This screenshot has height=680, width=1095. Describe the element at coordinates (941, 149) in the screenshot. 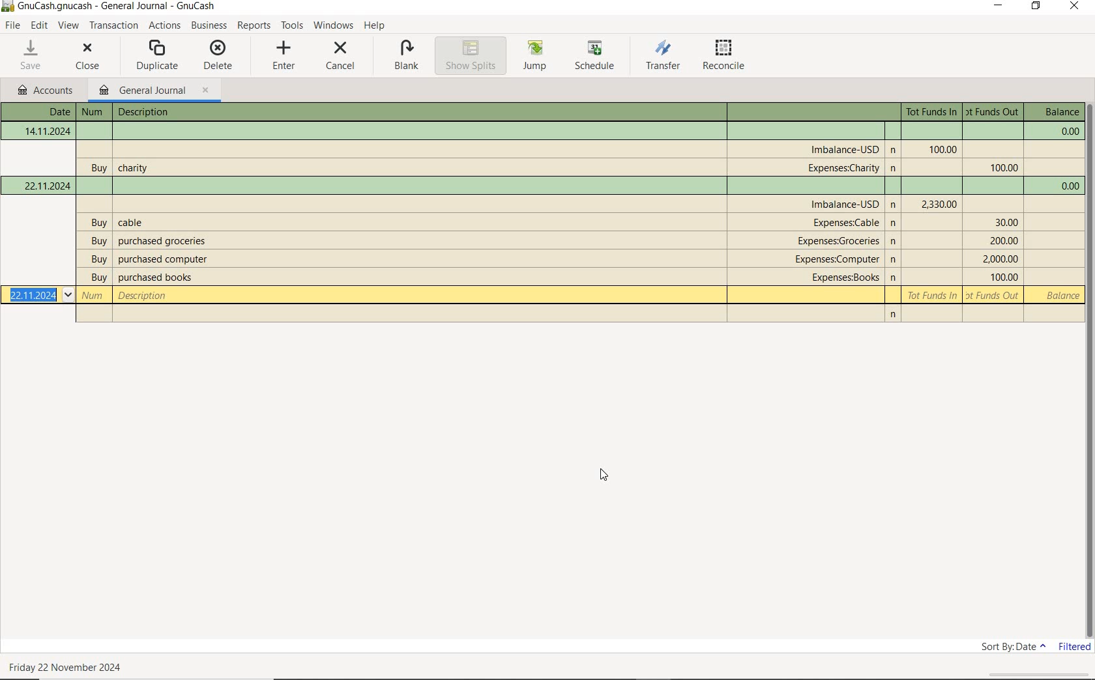

I see `Tot Funds In` at that location.